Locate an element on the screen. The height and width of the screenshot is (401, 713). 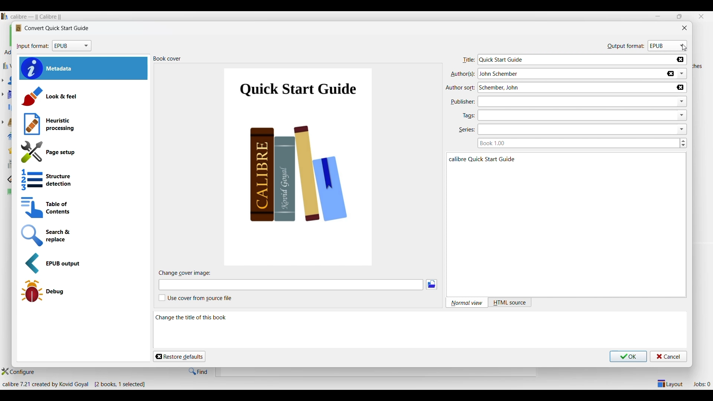
Cover of current book is located at coordinates (299, 166).